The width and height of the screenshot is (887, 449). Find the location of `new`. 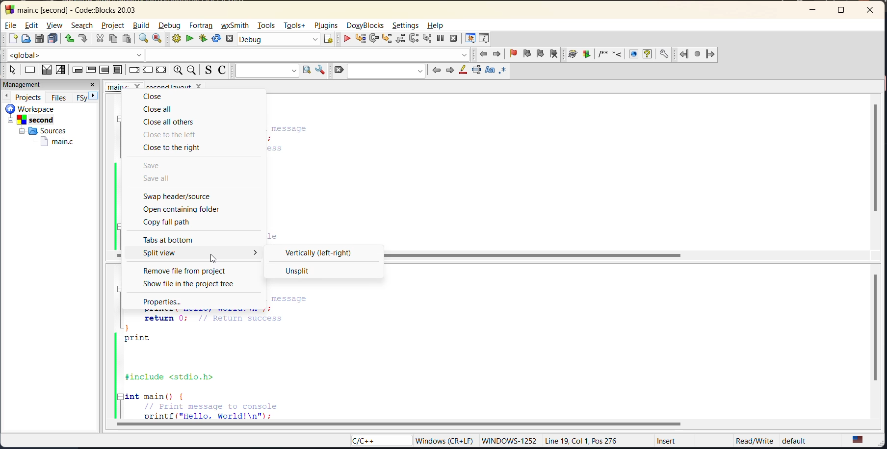

new is located at coordinates (12, 39).